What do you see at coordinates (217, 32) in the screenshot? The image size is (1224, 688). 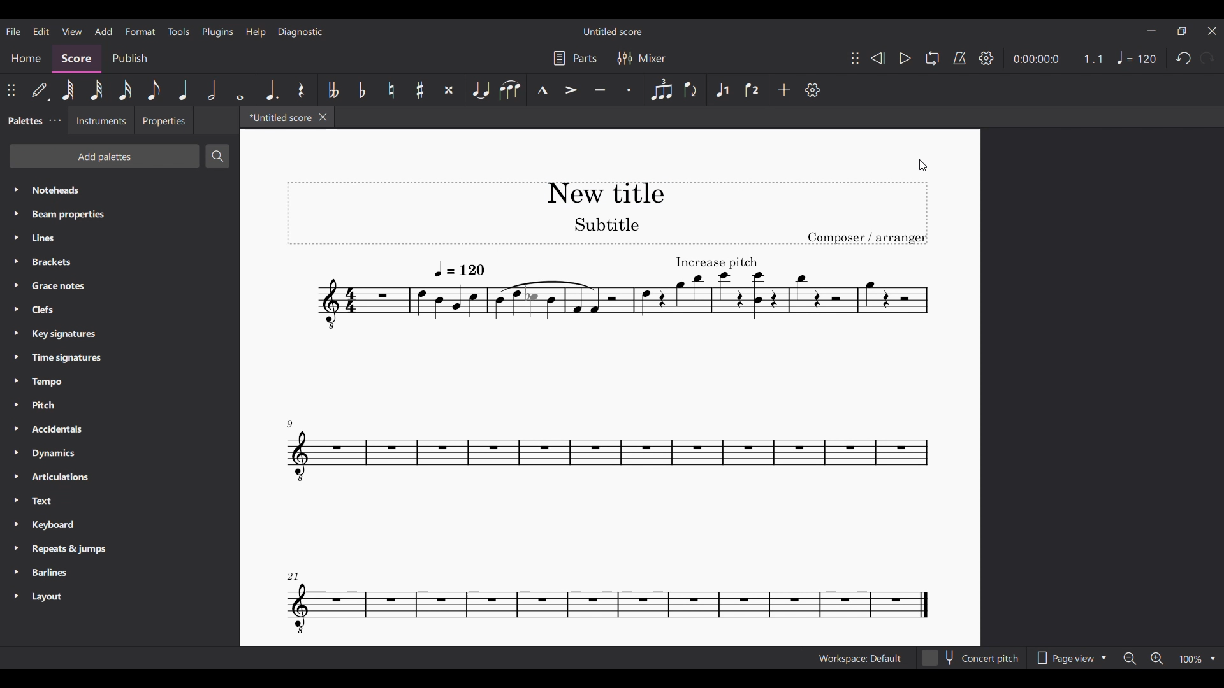 I see `Plugins meu` at bounding box center [217, 32].